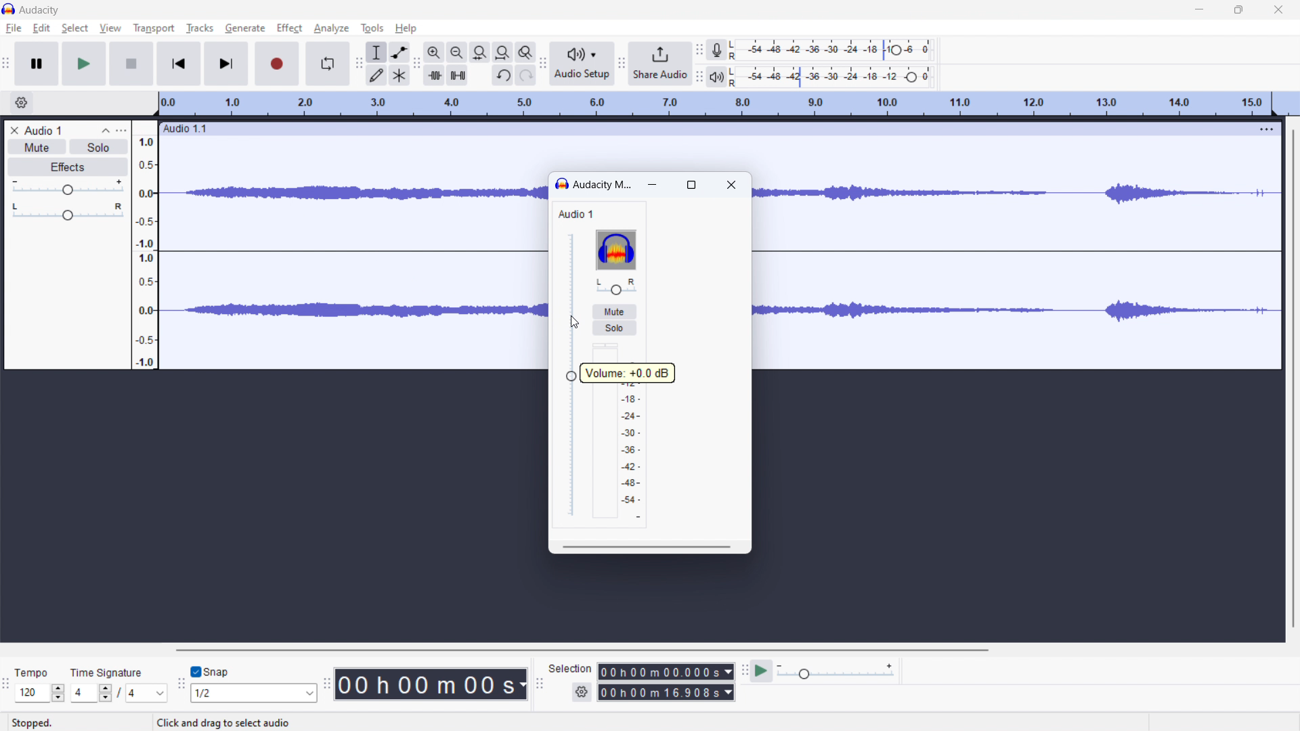 The image size is (1300, 731). What do you see at coordinates (717, 76) in the screenshot?
I see `playback meter` at bounding box center [717, 76].